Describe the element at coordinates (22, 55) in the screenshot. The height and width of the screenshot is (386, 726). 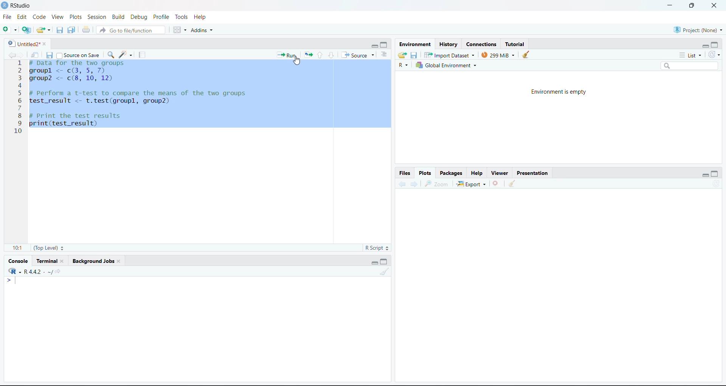
I see `go forward to the next source location` at that location.